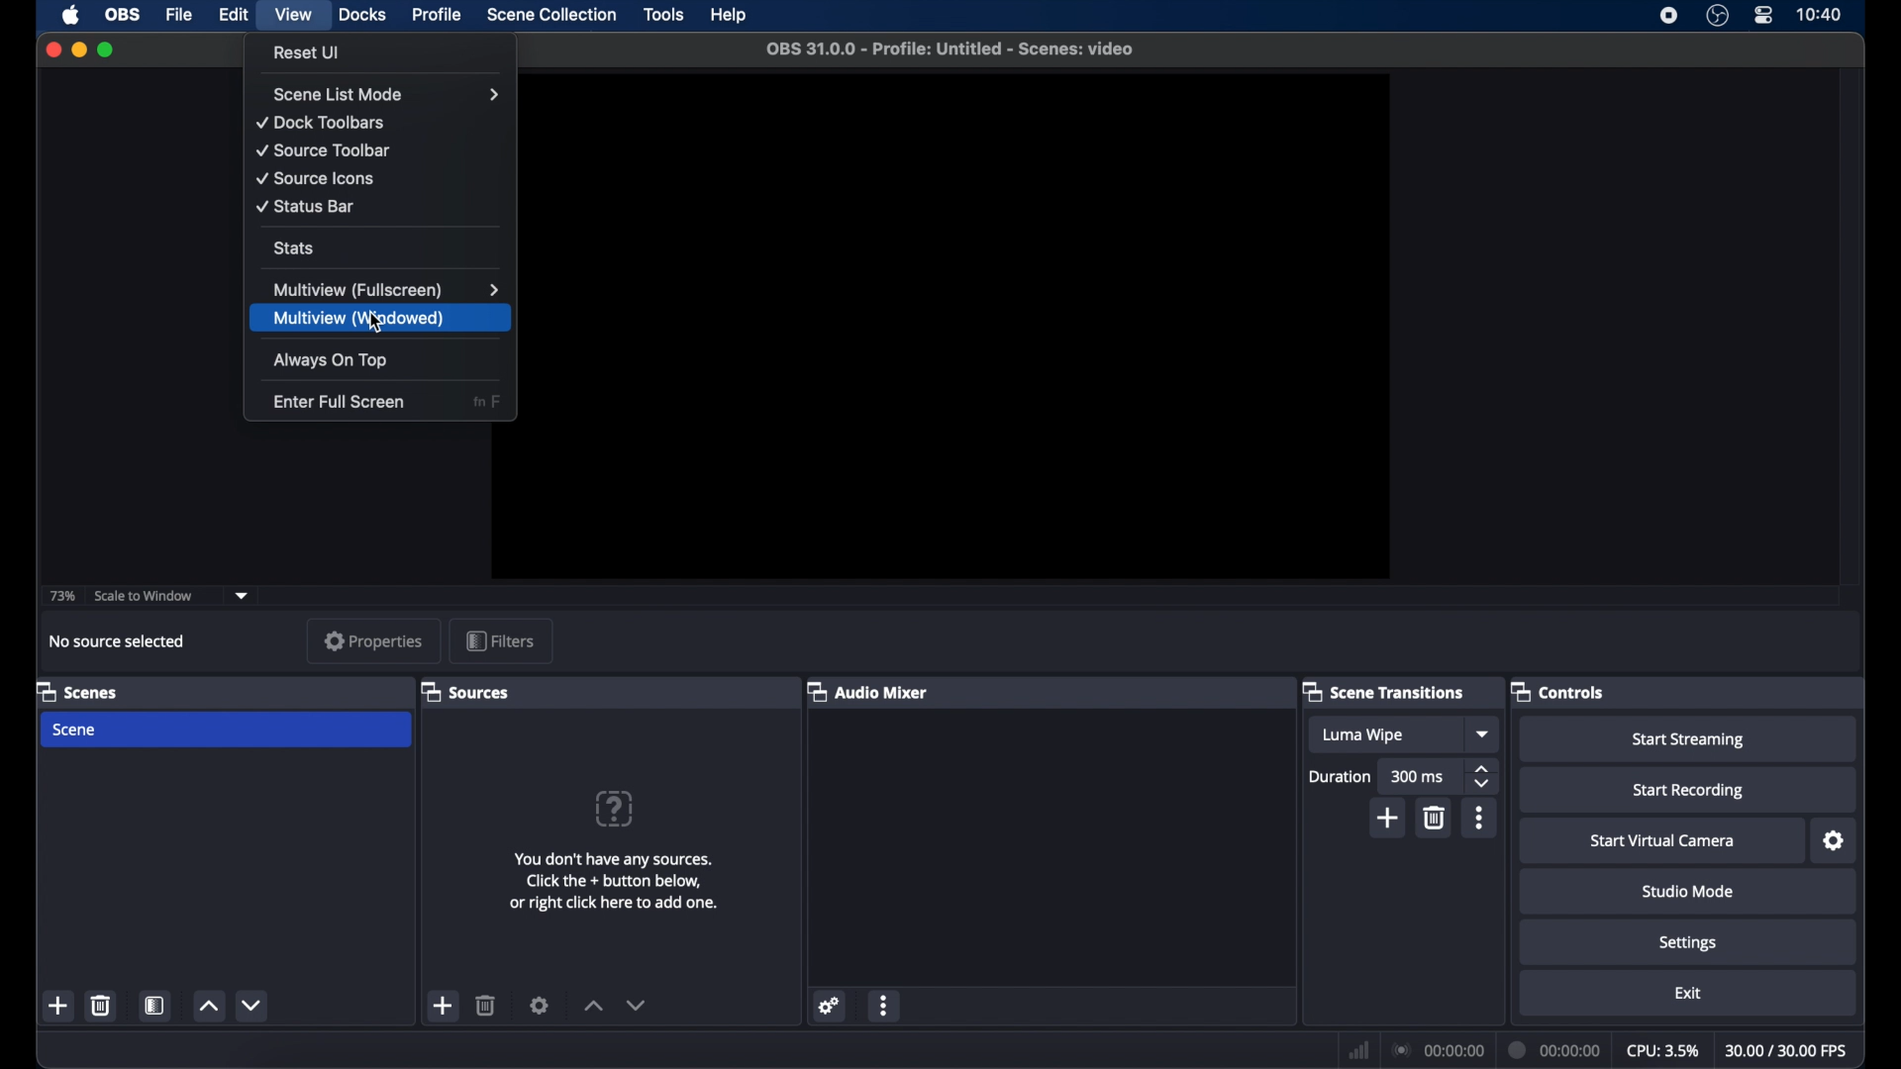 The width and height of the screenshot is (1901, 1069). What do you see at coordinates (178, 14) in the screenshot?
I see `file` at bounding box center [178, 14].